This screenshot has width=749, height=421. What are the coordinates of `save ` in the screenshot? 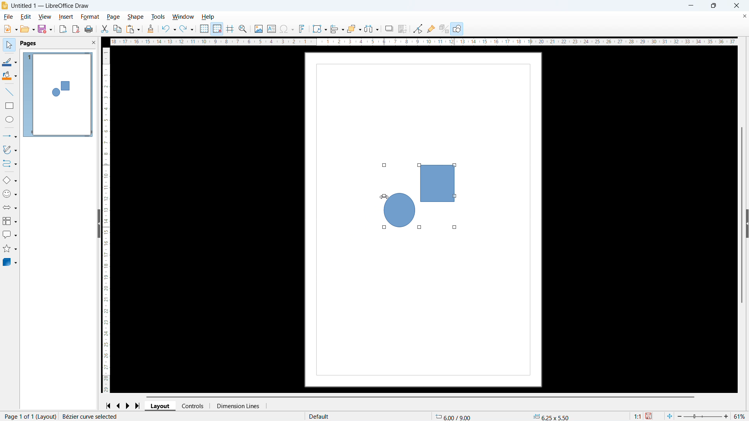 It's located at (46, 29).